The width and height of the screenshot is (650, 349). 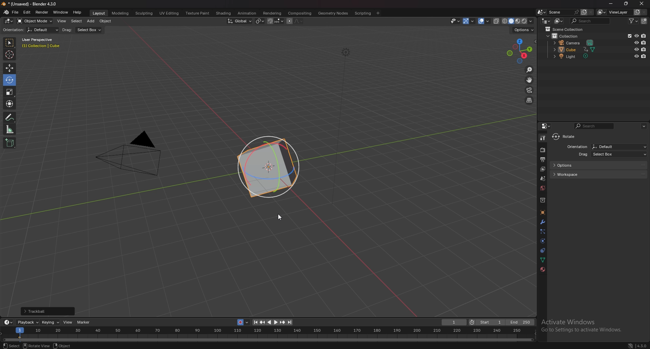 What do you see at coordinates (547, 126) in the screenshot?
I see `editor type` at bounding box center [547, 126].